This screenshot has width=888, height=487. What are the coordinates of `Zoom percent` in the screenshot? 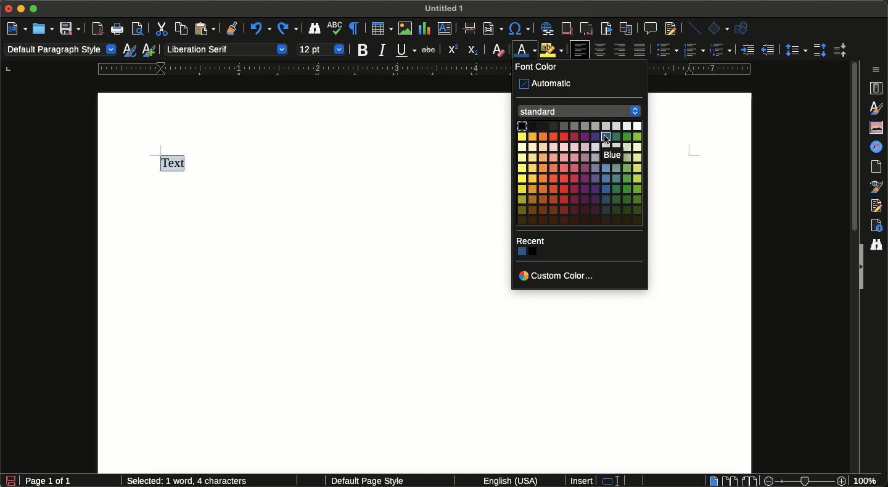 It's located at (869, 481).